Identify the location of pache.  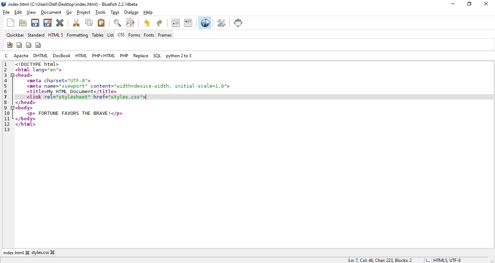
(21, 55).